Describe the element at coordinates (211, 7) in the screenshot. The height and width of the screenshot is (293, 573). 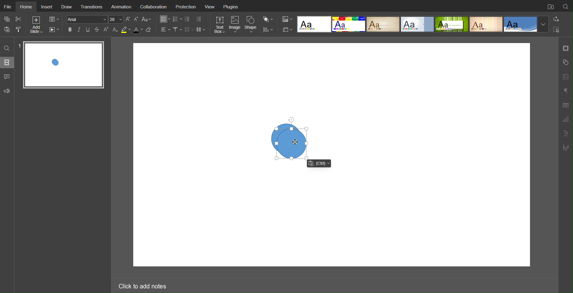
I see `View` at that location.